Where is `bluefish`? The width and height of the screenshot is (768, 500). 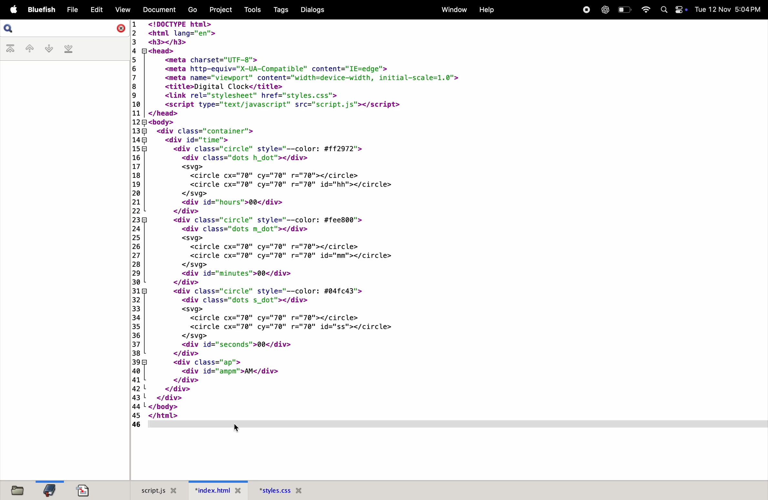 bluefish is located at coordinates (41, 9).